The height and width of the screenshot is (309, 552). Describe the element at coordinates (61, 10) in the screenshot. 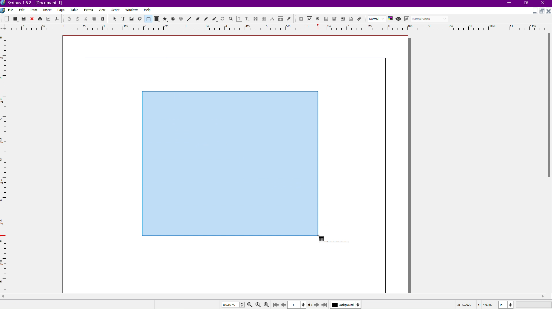

I see `Page` at that location.